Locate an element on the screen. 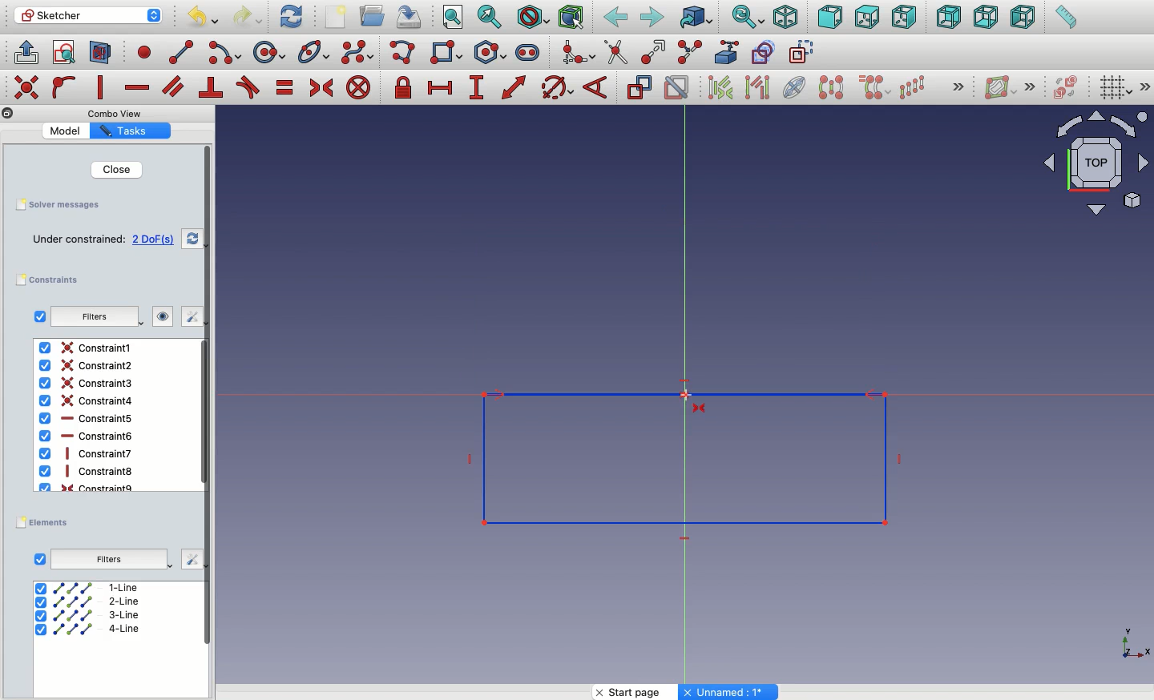 The height and width of the screenshot is (700, 1154). Fit all is located at coordinates (451, 18).